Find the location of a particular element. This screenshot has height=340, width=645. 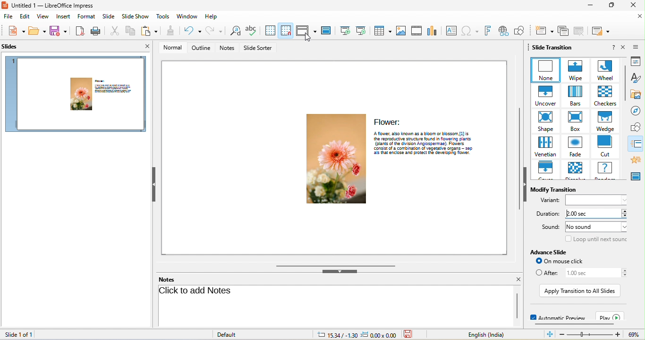

video/audio is located at coordinates (416, 31).